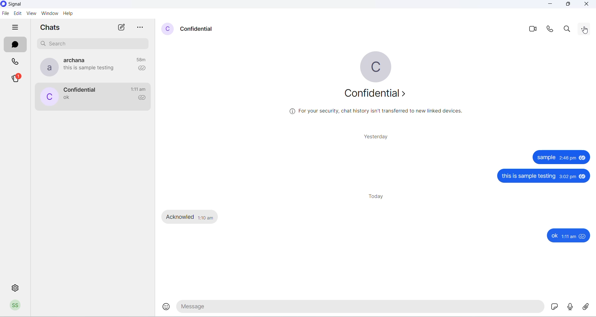 The image size is (596, 317). Describe the element at coordinates (199, 30) in the screenshot. I see `contact name` at that location.